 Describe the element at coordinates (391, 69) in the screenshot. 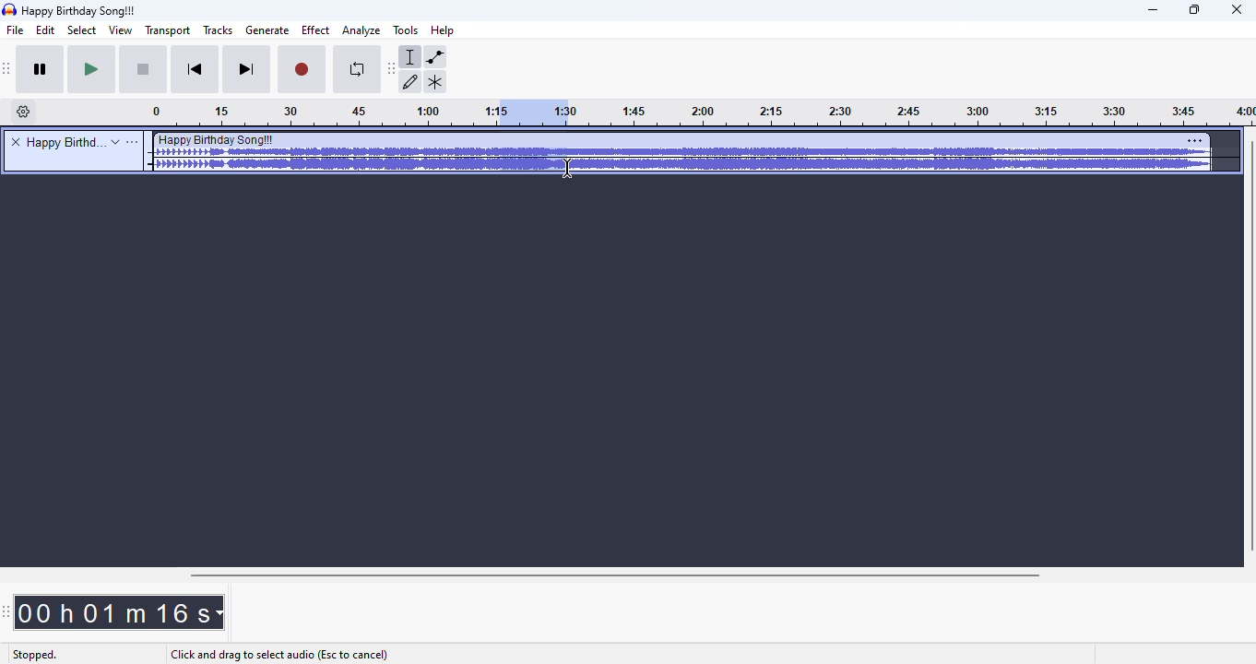

I see `audacity tools toolbar` at that location.